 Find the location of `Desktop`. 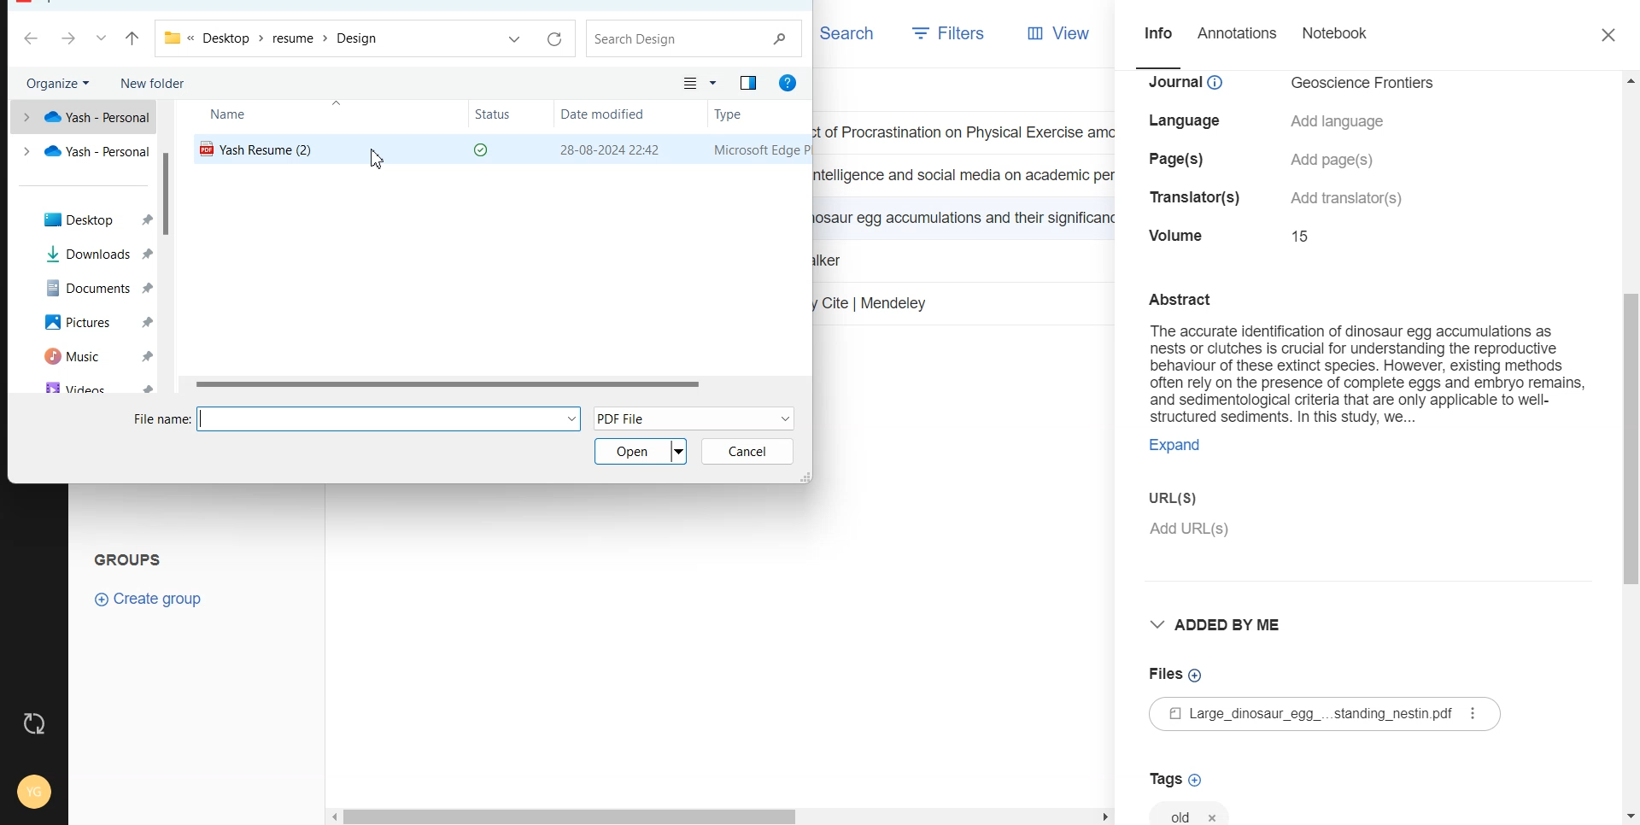

Desktop is located at coordinates (83, 219).